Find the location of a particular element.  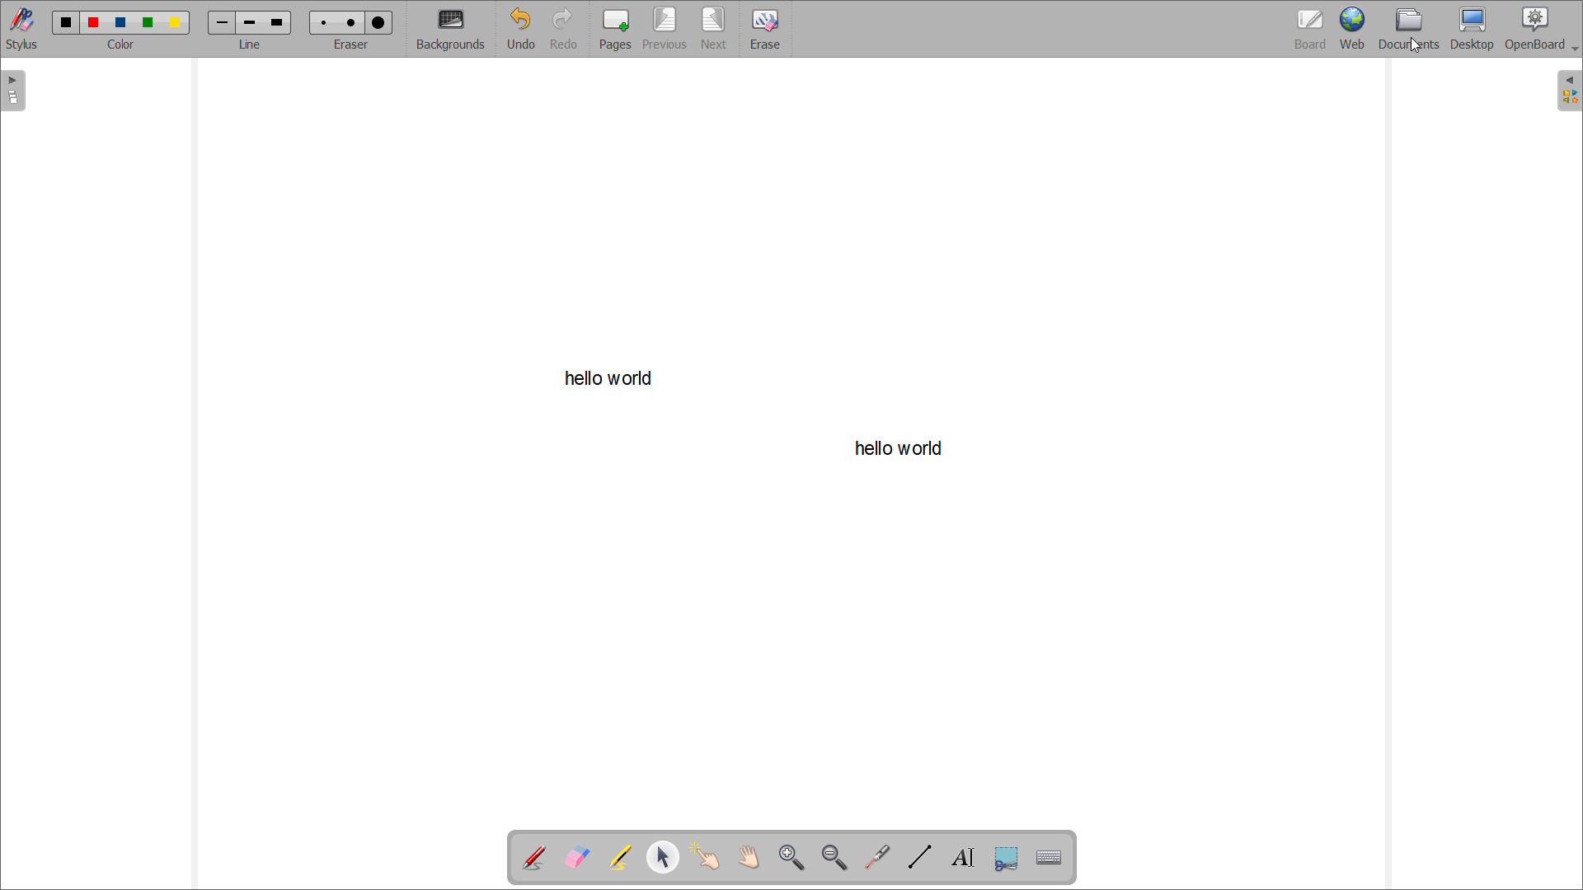

color is located at coordinates (122, 29).